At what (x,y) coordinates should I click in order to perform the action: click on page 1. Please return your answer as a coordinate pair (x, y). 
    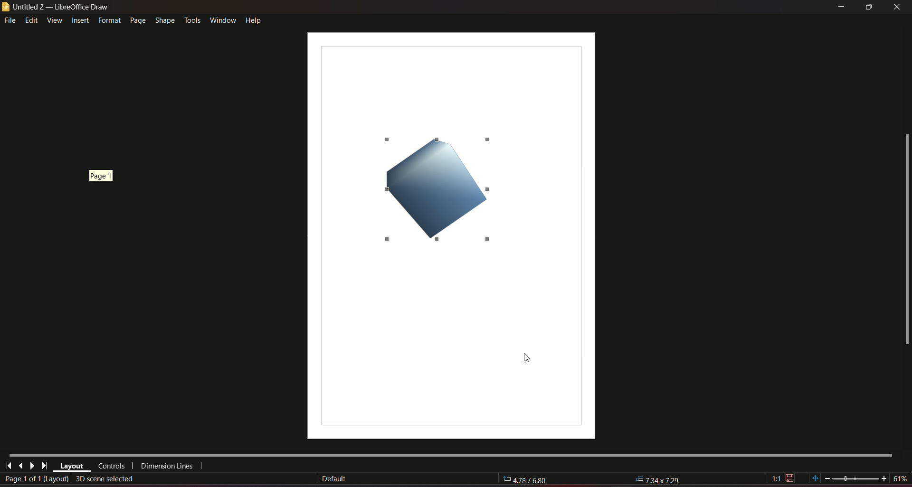
    Looking at the image, I should click on (101, 174).